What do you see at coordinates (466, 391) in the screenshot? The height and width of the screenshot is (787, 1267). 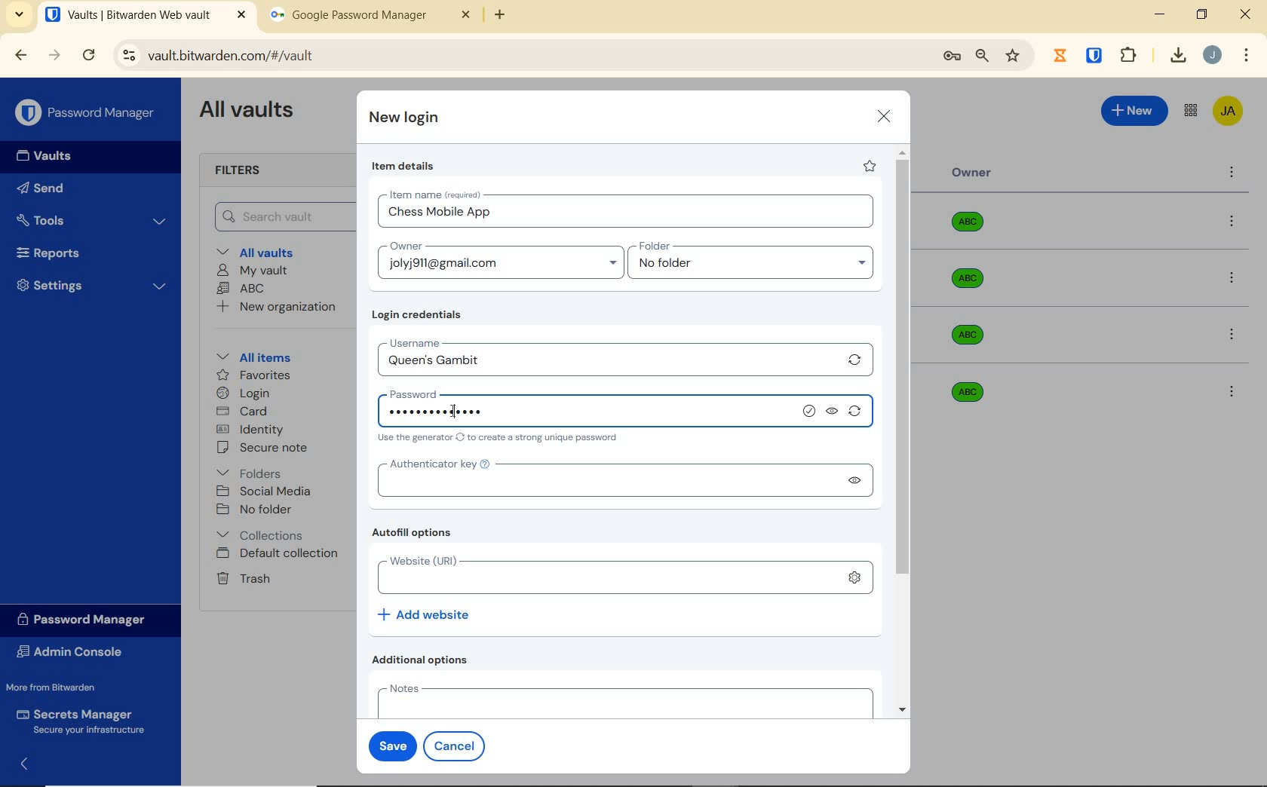 I see `password` at bounding box center [466, 391].